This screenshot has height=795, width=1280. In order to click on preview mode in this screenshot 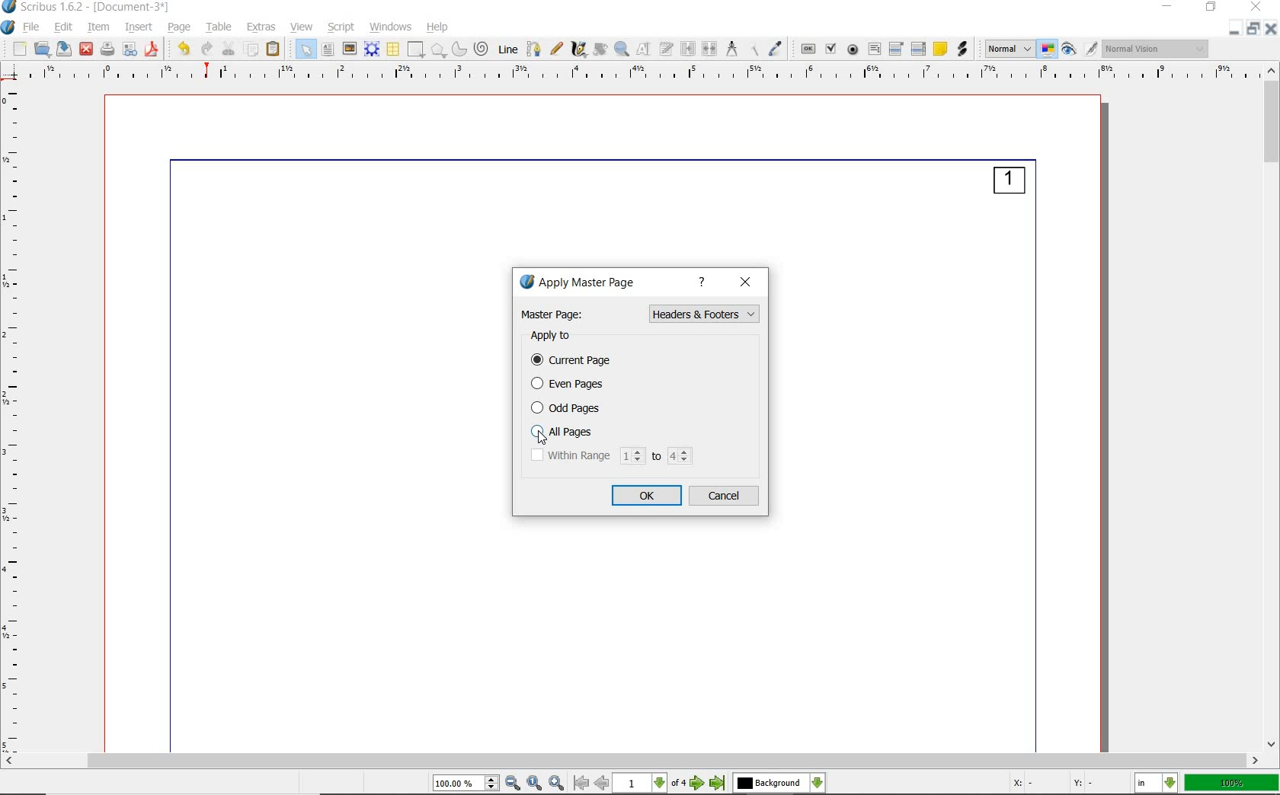, I will do `click(1081, 48)`.